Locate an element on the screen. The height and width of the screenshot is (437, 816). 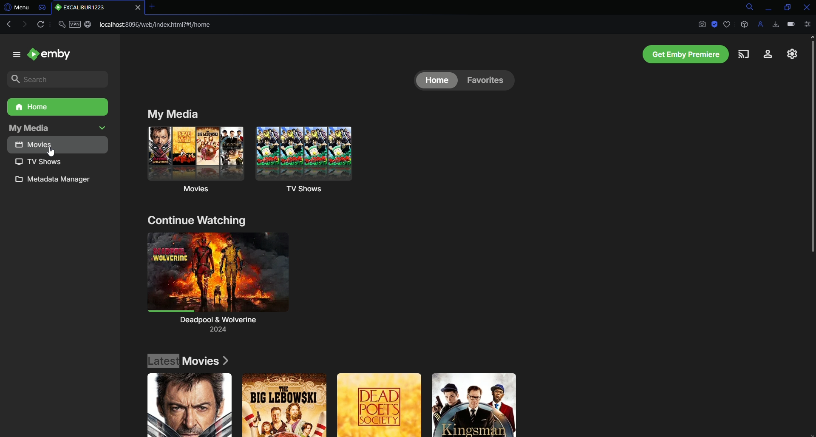
Search is located at coordinates (745, 7).